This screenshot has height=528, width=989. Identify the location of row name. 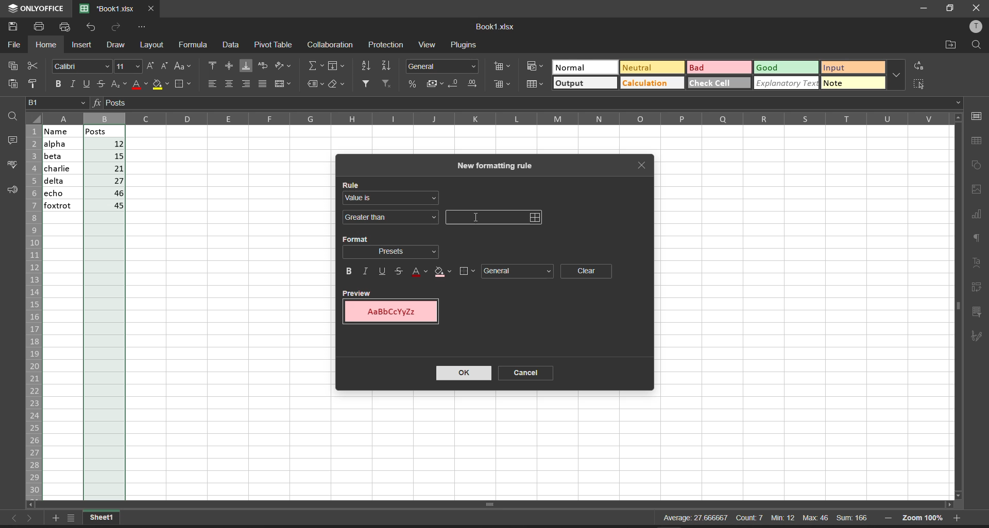
(35, 309).